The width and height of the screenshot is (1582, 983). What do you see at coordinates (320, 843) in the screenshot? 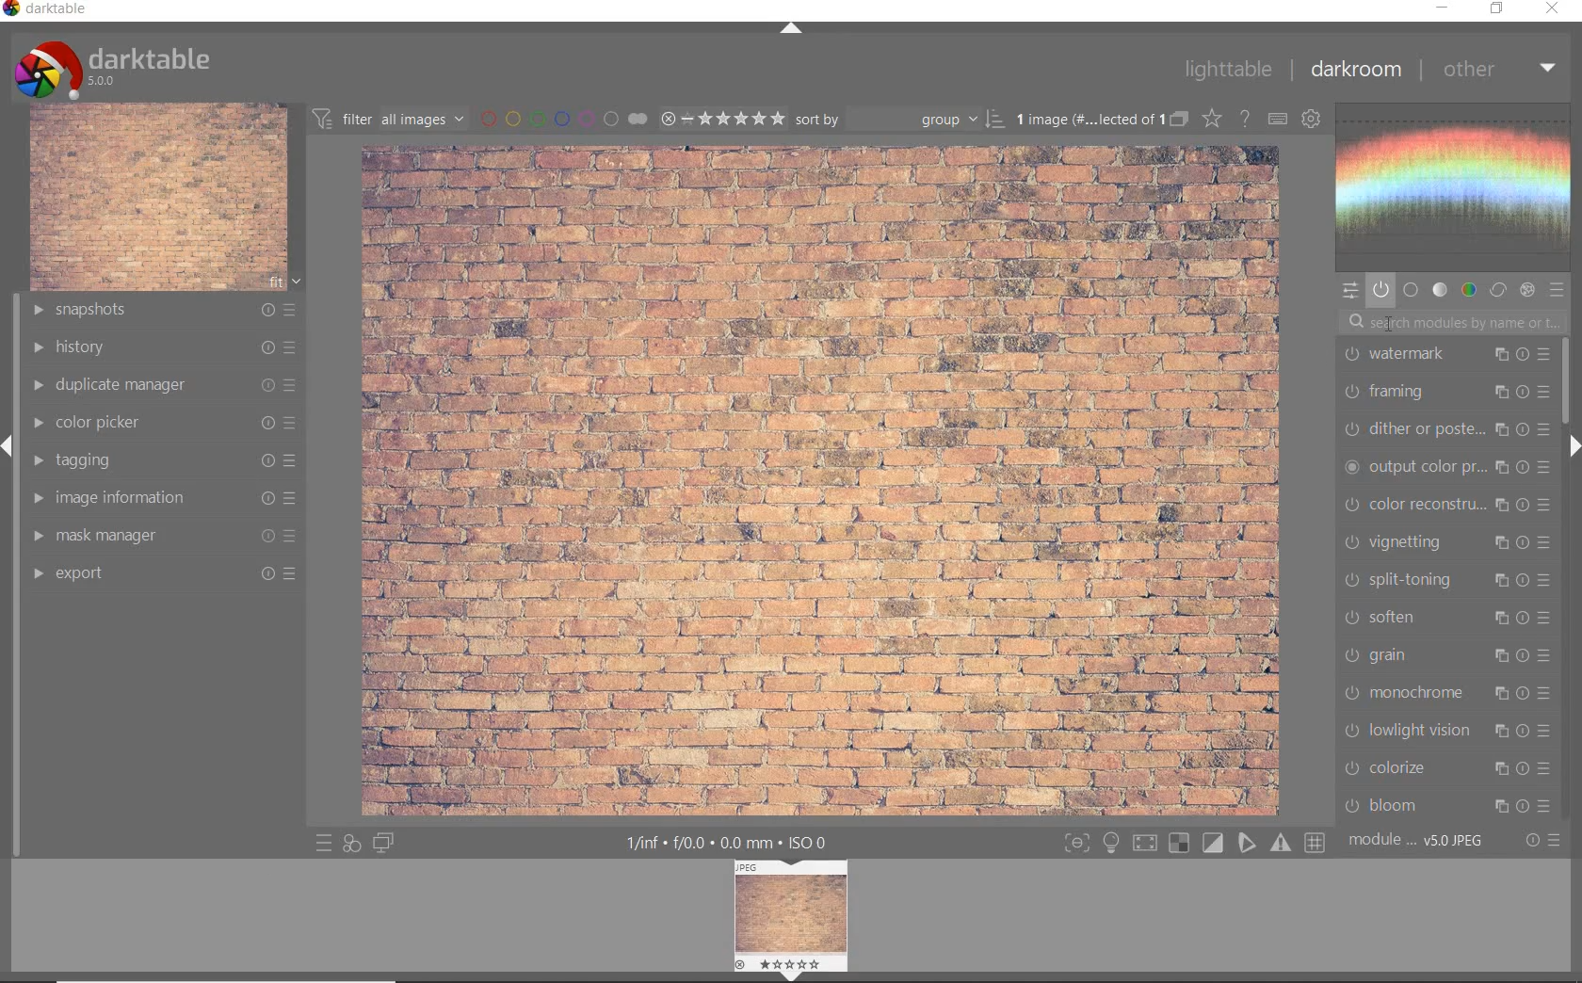
I see `quick access to preset` at bounding box center [320, 843].